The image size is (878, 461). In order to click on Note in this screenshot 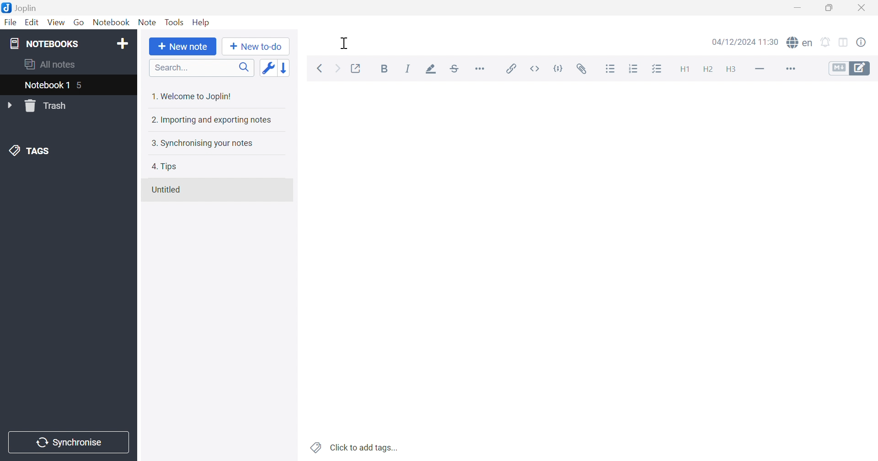, I will do `click(147, 23)`.